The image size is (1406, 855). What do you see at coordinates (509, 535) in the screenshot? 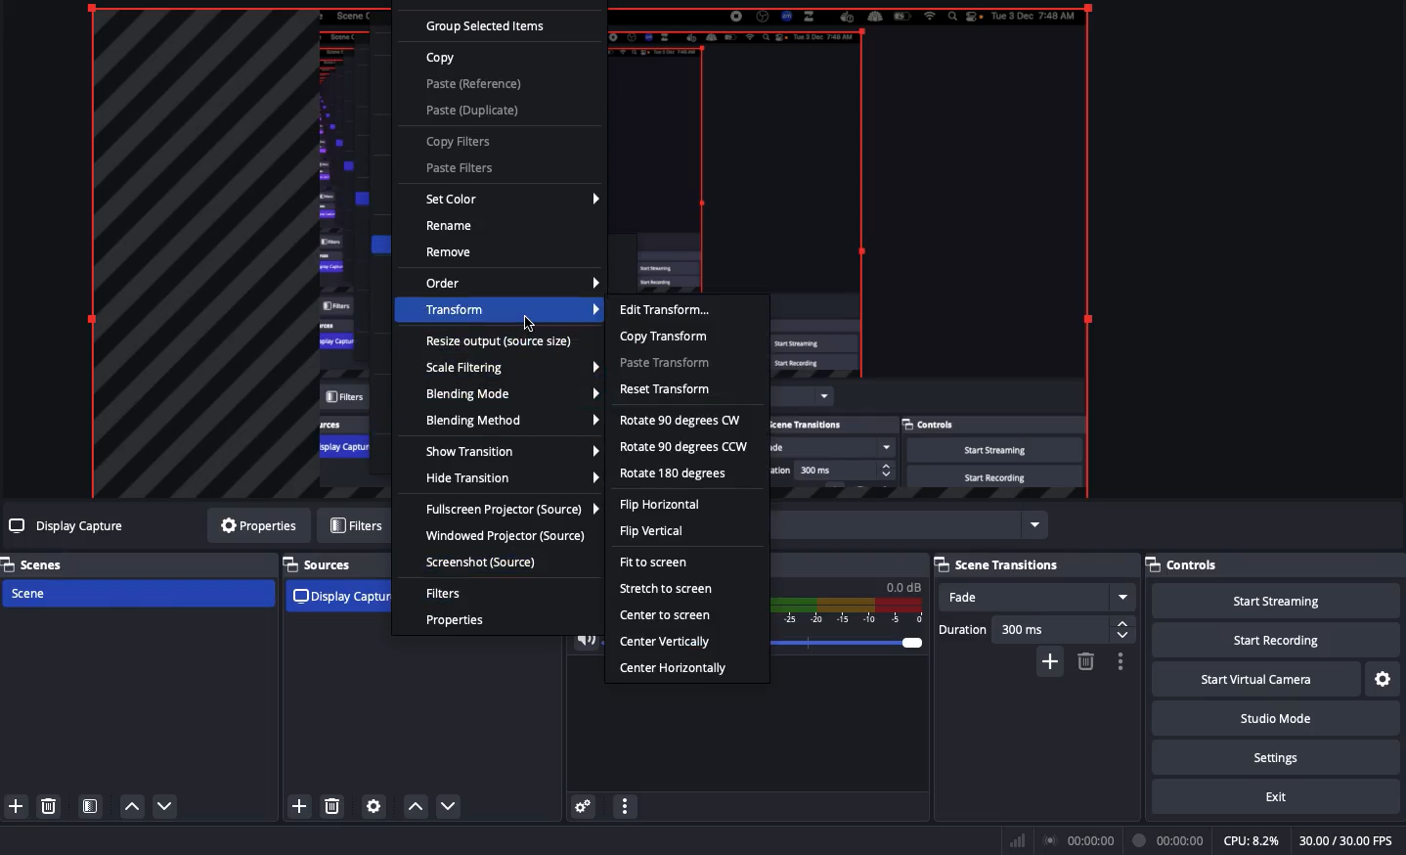
I see `Windowed projector` at bounding box center [509, 535].